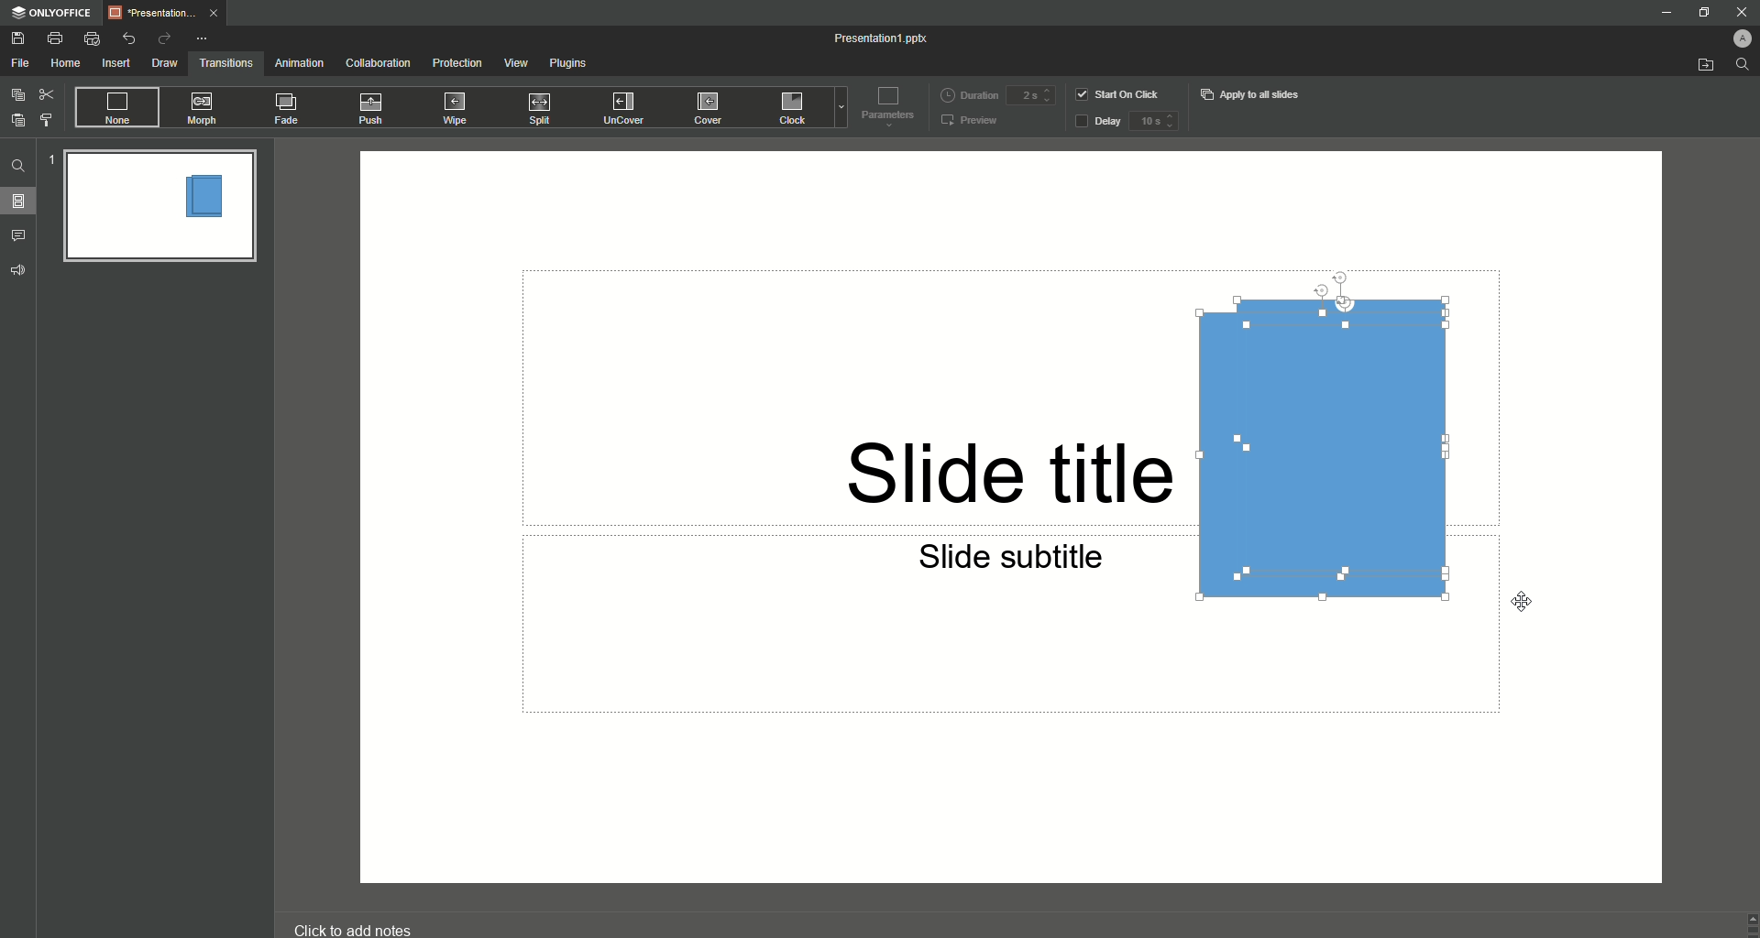 The width and height of the screenshot is (1760, 938). Describe the element at coordinates (456, 107) in the screenshot. I see `Wipe` at that location.